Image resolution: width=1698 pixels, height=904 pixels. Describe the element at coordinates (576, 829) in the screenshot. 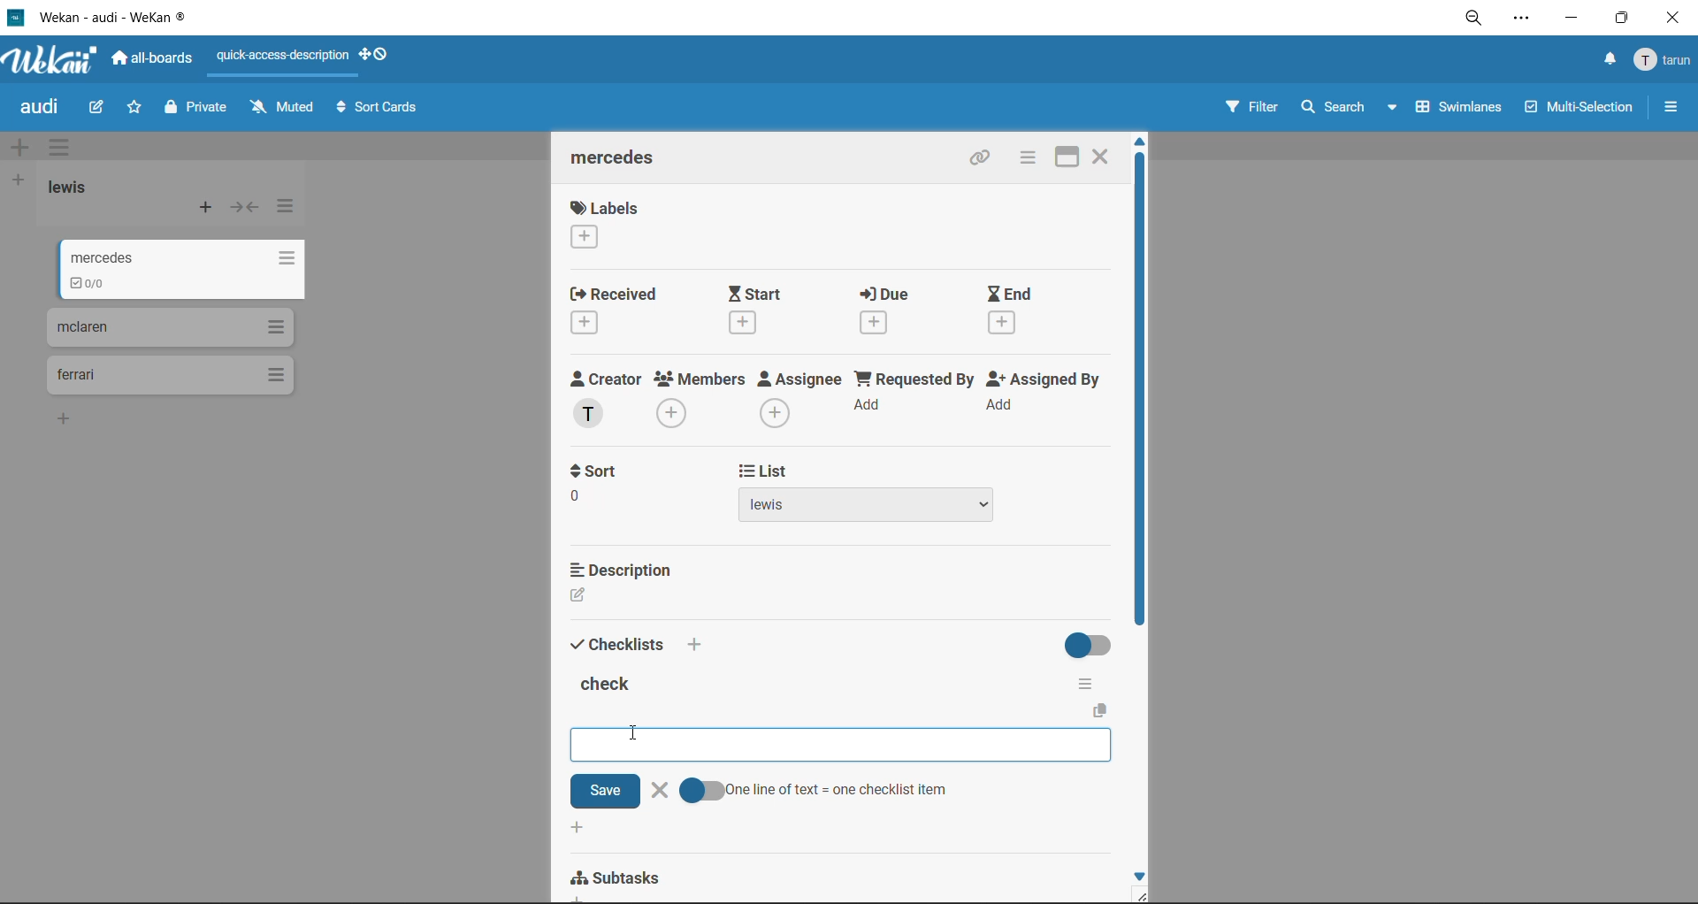

I see `add` at that location.